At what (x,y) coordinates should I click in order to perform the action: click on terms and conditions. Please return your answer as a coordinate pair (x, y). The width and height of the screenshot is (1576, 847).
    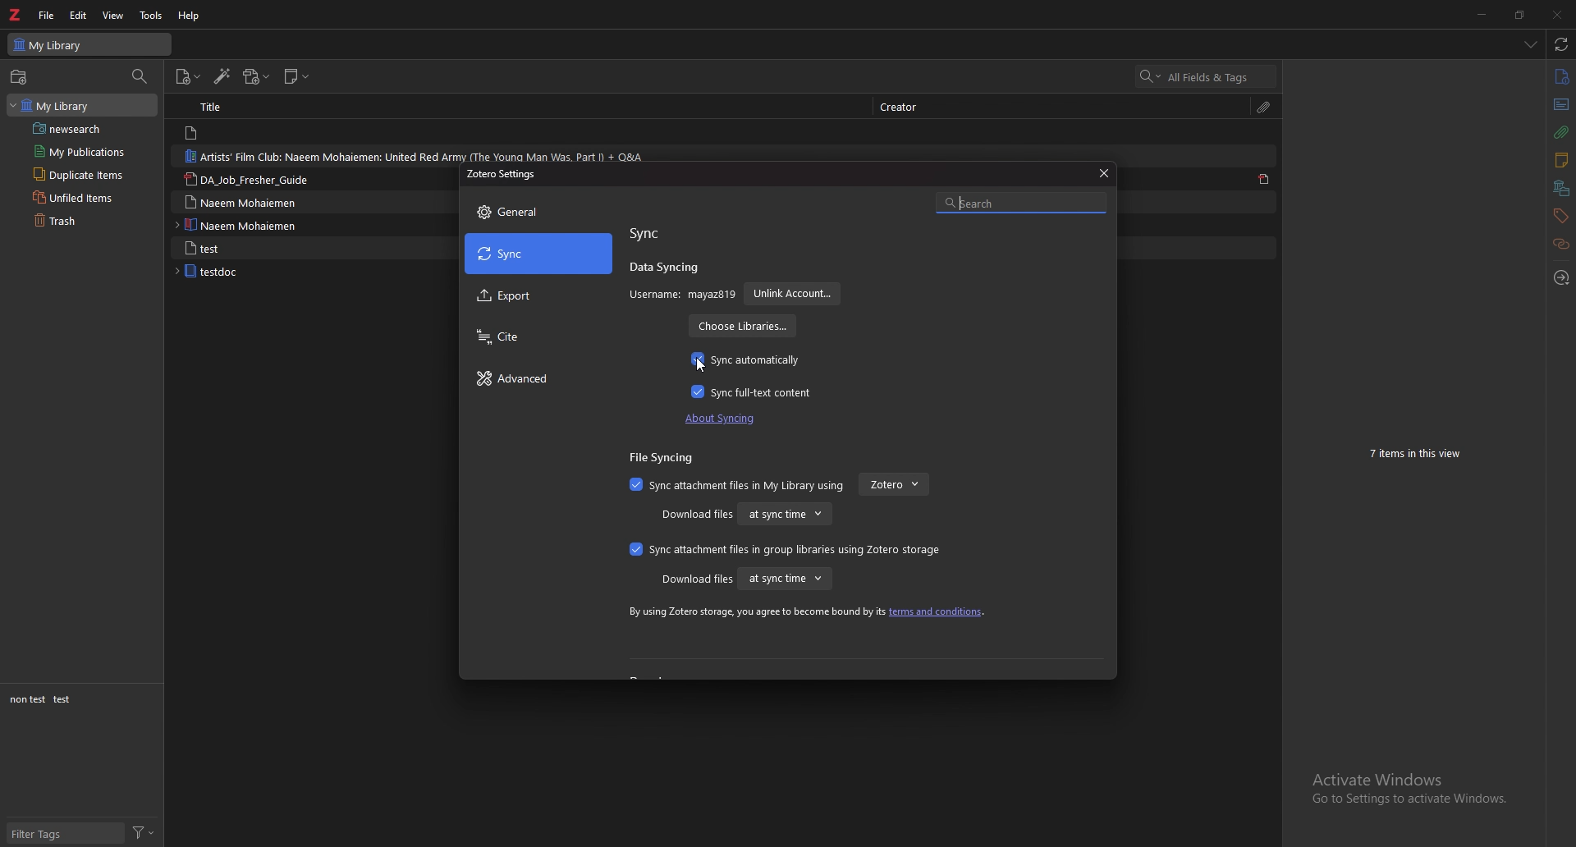
    Looking at the image, I should click on (937, 612).